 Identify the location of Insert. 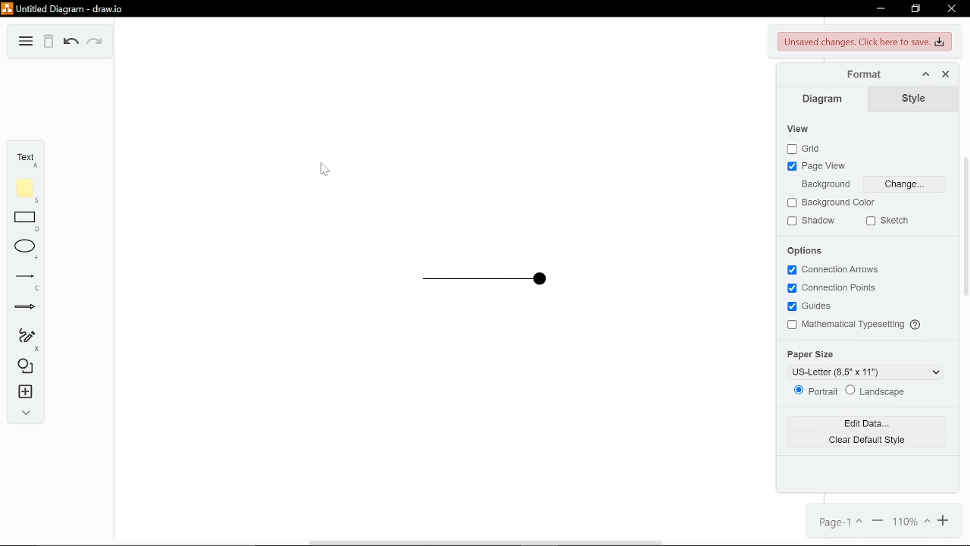
(24, 393).